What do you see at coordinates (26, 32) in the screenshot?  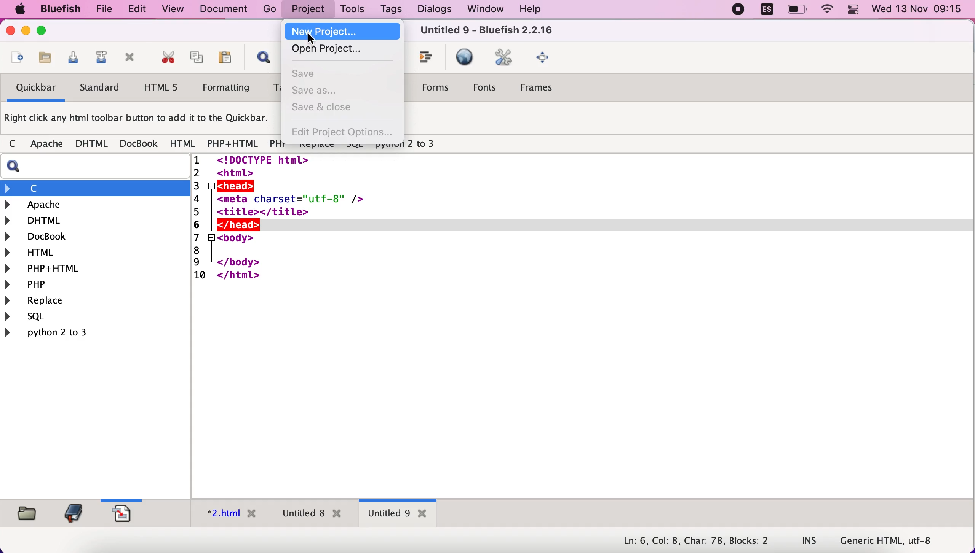 I see `minimize` at bounding box center [26, 32].